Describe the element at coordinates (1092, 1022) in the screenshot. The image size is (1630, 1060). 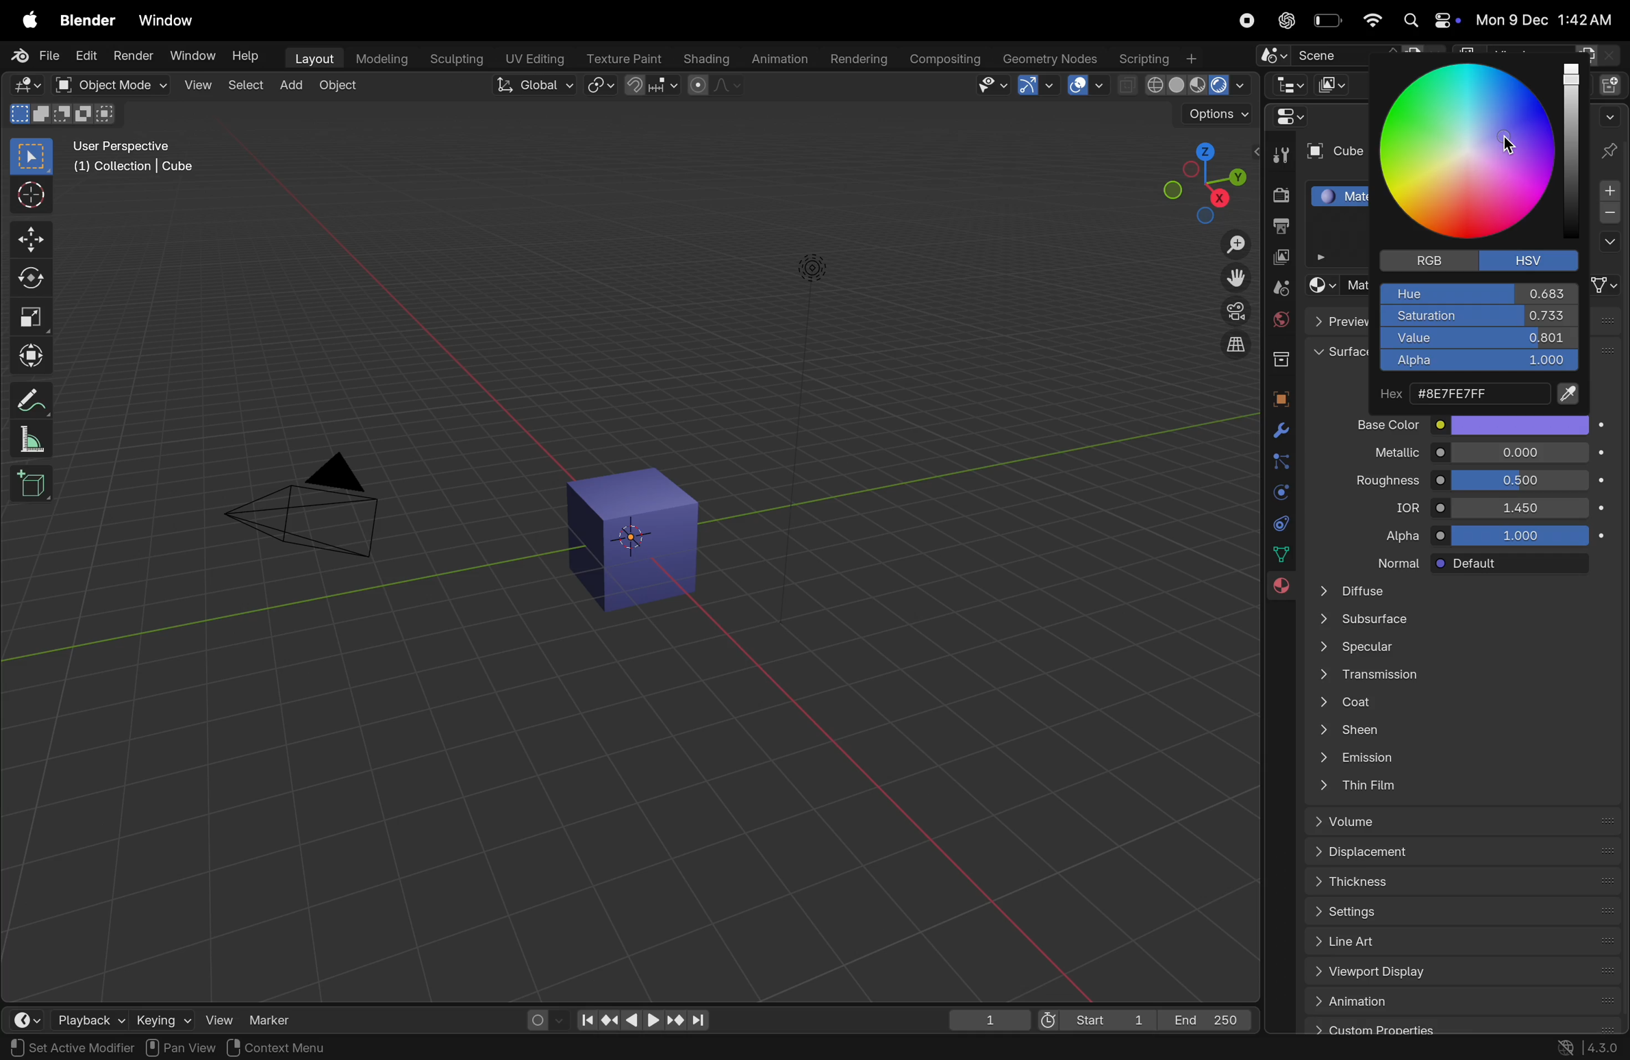
I see `Start1` at that location.